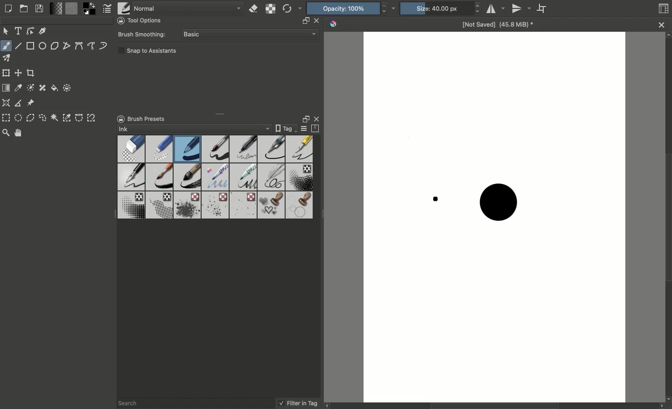 This screenshot has width=672, height=409. What do you see at coordinates (19, 103) in the screenshot?
I see `Measure distance` at bounding box center [19, 103].